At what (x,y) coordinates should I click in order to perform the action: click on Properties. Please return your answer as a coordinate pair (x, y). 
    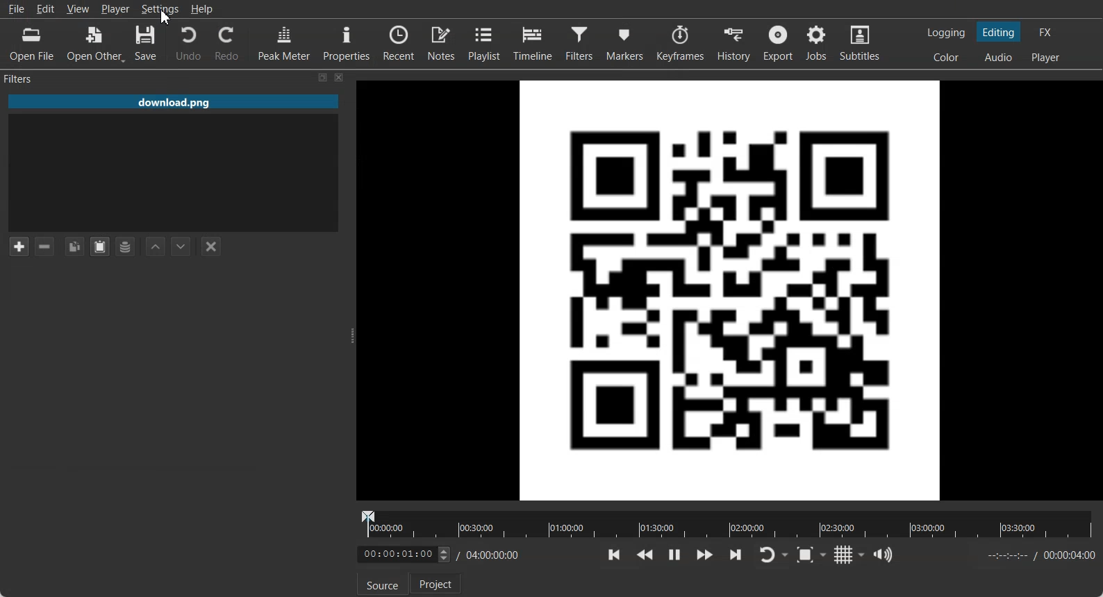
    Looking at the image, I should click on (347, 42).